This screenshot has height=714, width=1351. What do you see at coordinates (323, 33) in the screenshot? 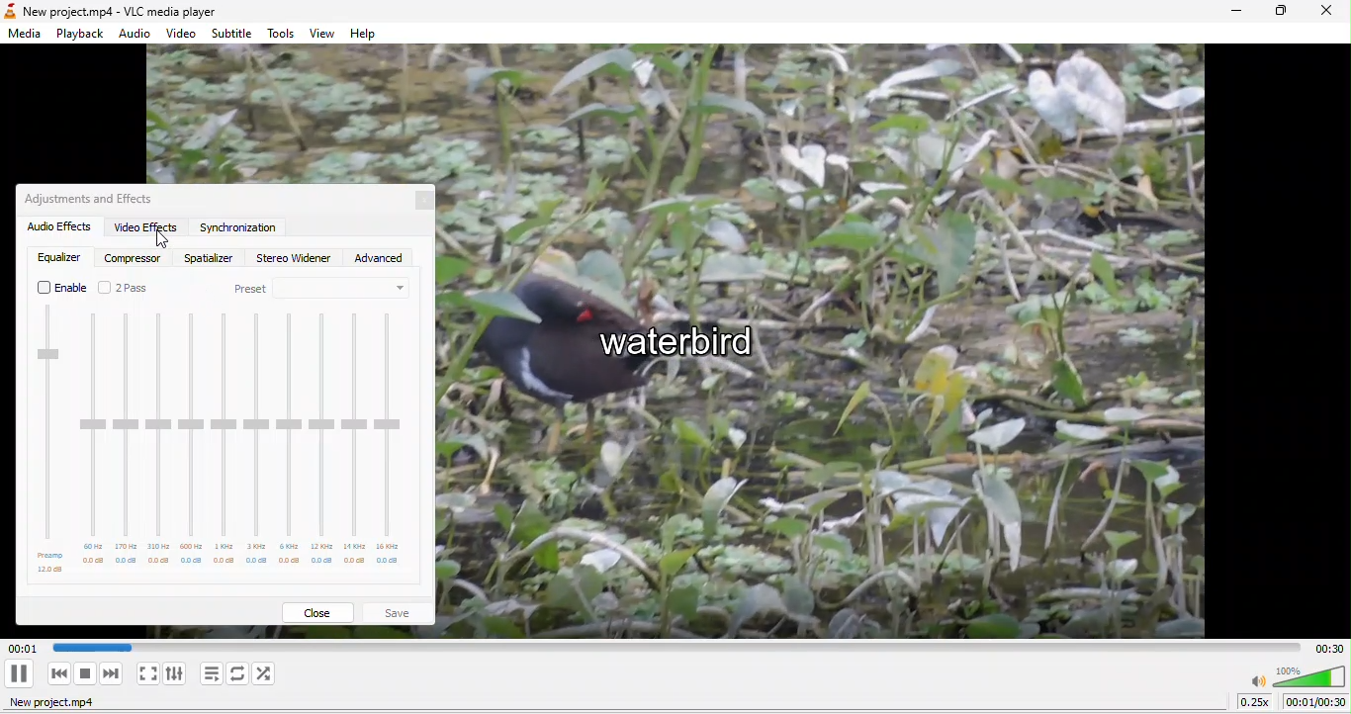
I see `view` at bounding box center [323, 33].